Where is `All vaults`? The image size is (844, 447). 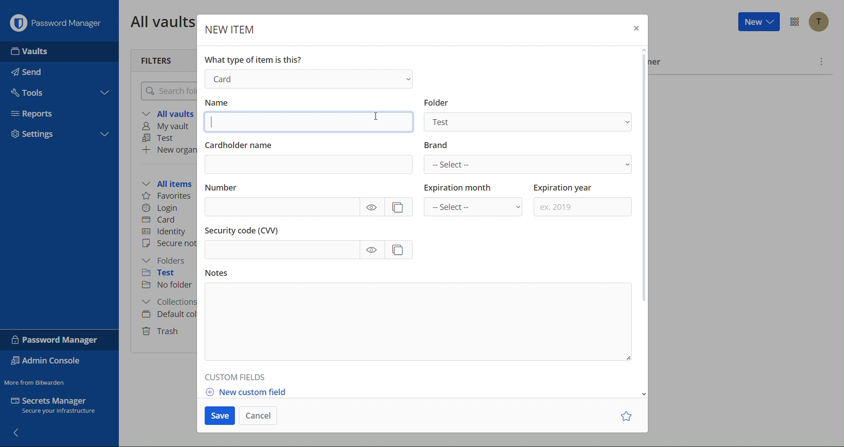
All vaults is located at coordinates (160, 21).